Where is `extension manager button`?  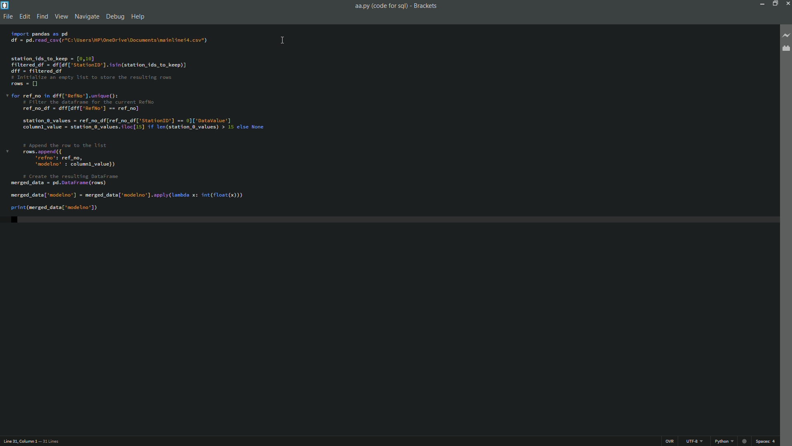 extension manager button is located at coordinates (787, 49).